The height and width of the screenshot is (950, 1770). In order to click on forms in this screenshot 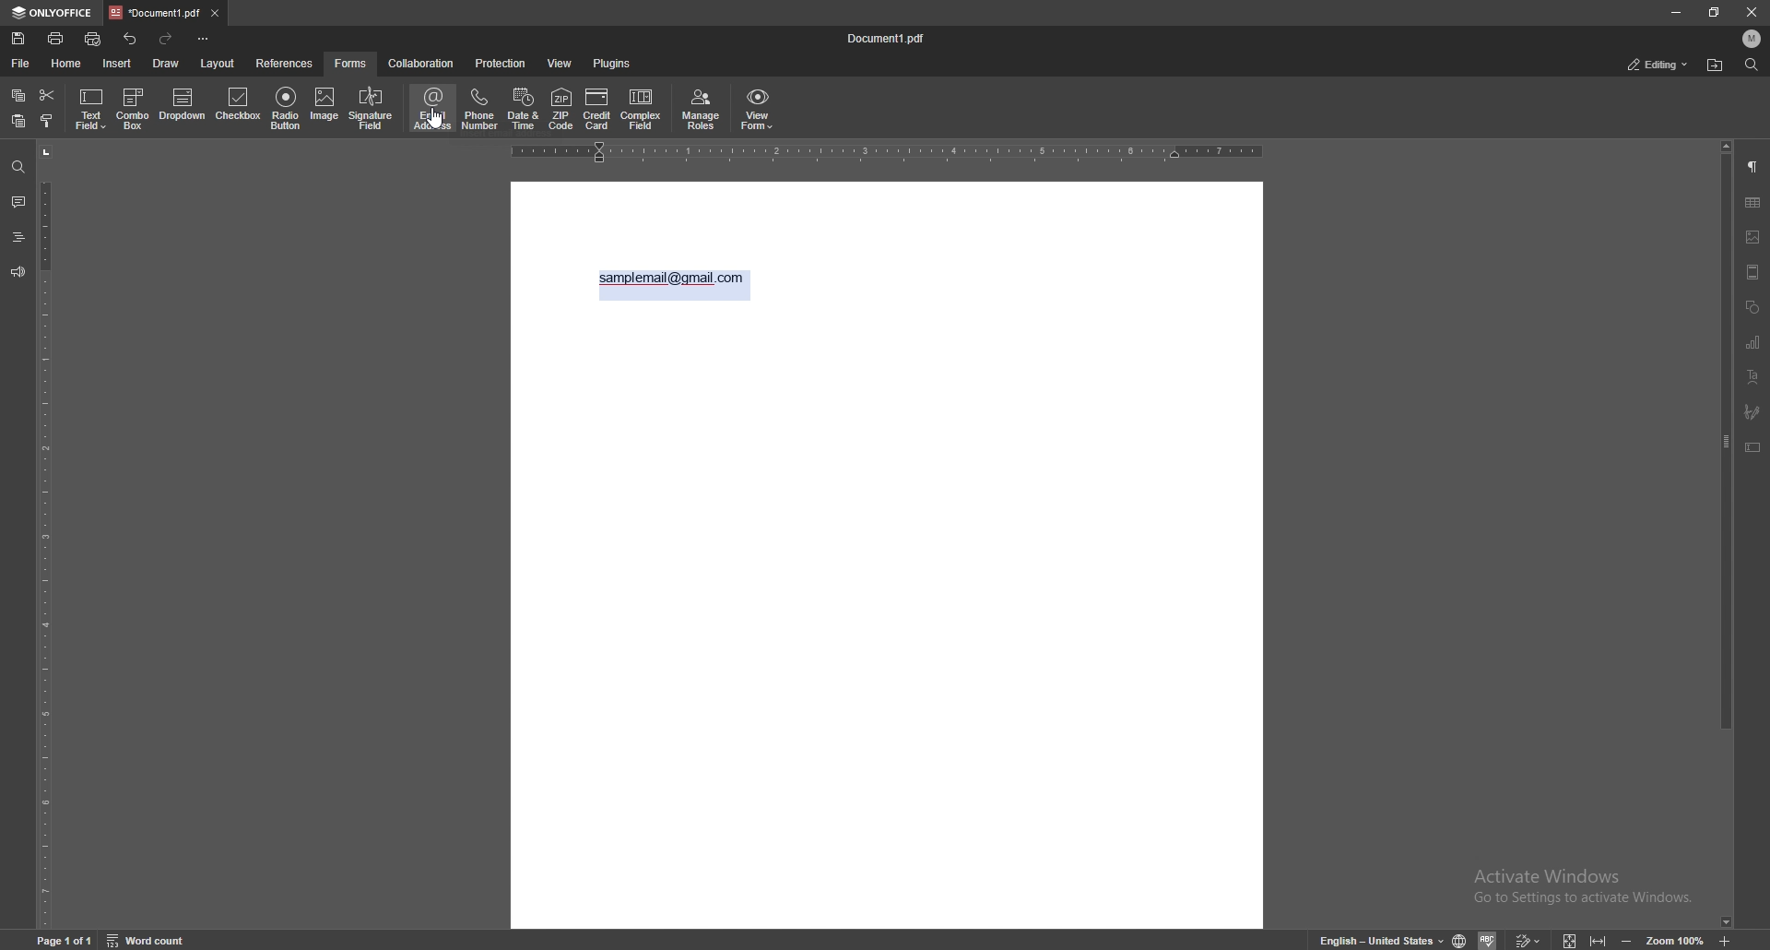, I will do `click(353, 63)`.